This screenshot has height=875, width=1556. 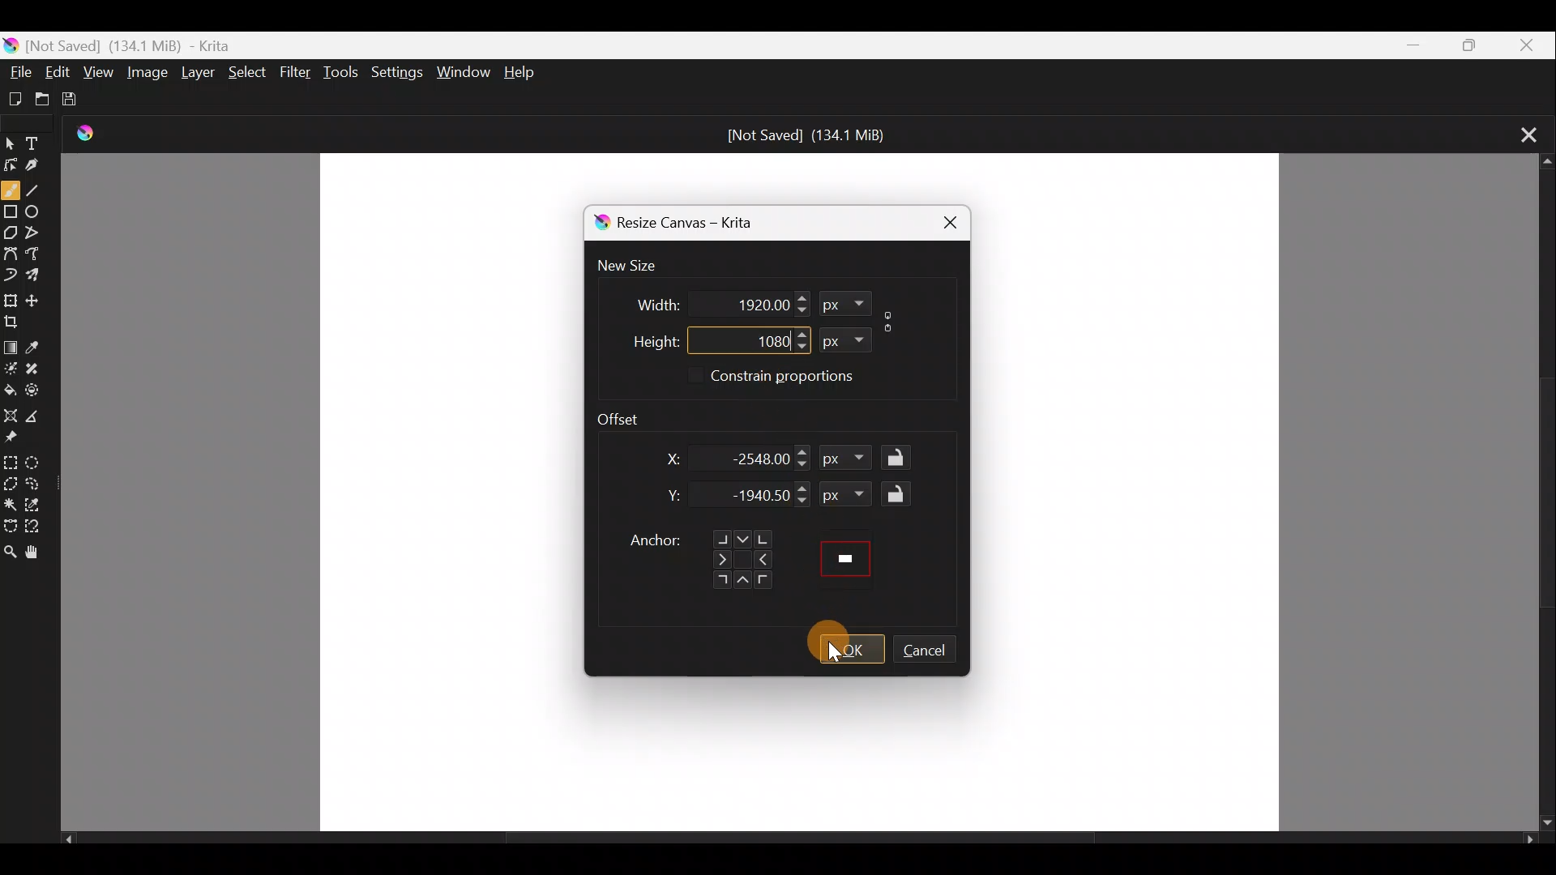 What do you see at coordinates (11, 214) in the screenshot?
I see `Rectangle tool` at bounding box center [11, 214].